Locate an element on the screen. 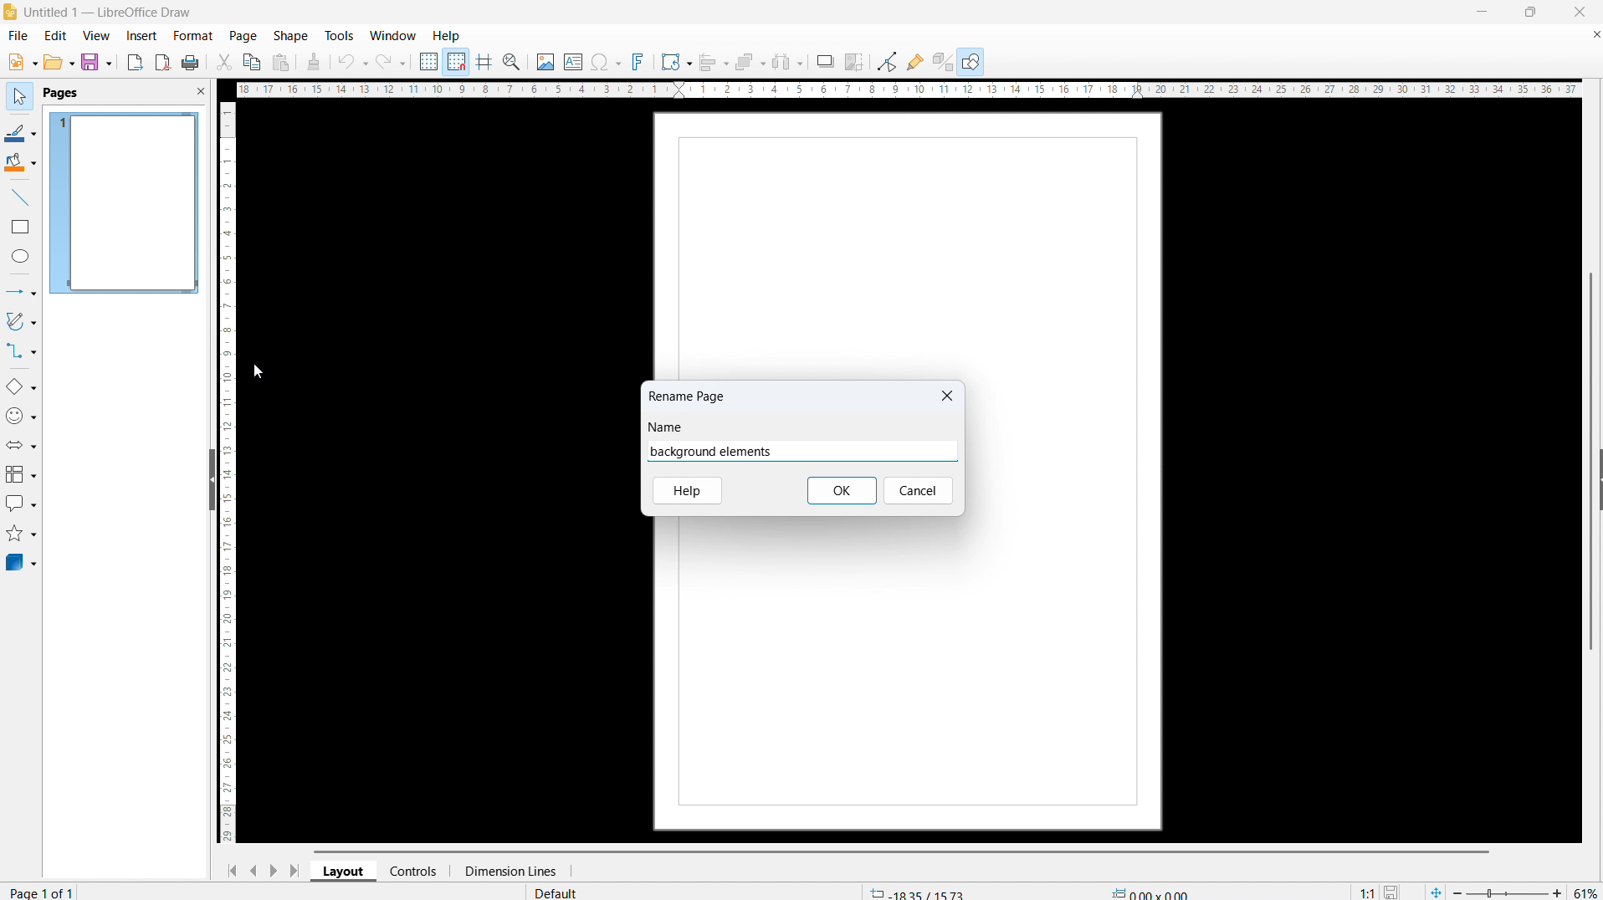 This screenshot has height=900, width=1603. Sidebar is located at coordinates (1593, 480).